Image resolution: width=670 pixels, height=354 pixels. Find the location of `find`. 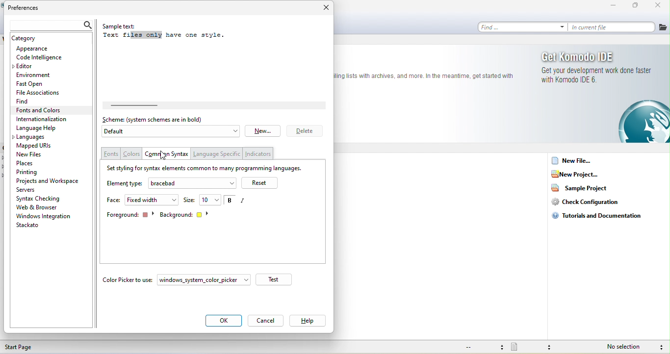

find is located at coordinates (524, 27).